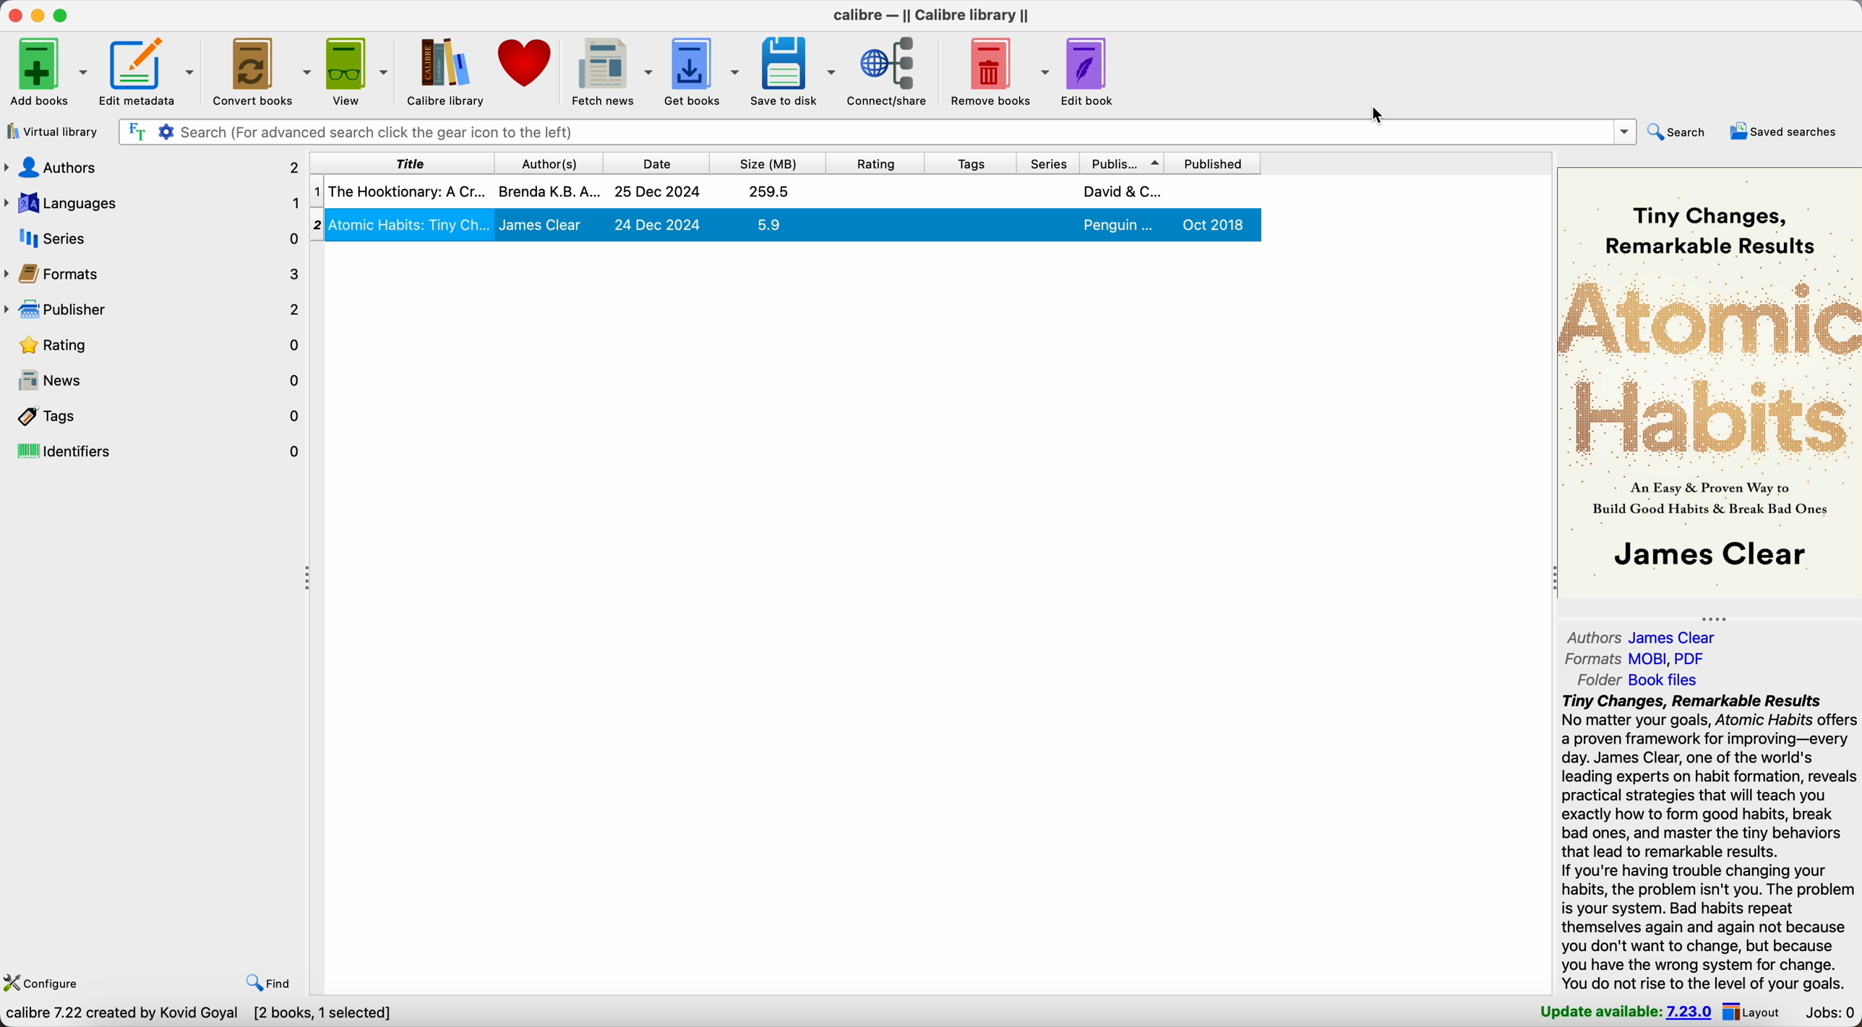 Image resolution: width=1862 pixels, height=1027 pixels. I want to click on formats, so click(1640, 658).